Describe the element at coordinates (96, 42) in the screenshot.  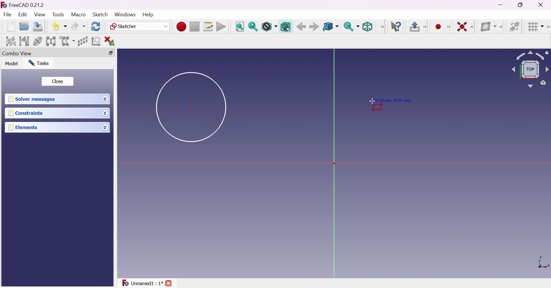
I see `Remove axes alignment` at that location.